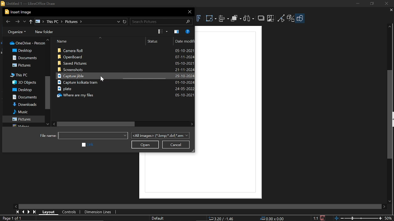 The width and height of the screenshot is (394, 221). Describe the element at coordinates (157, 219) in the screenshot. I see `Slide master name` at that location.